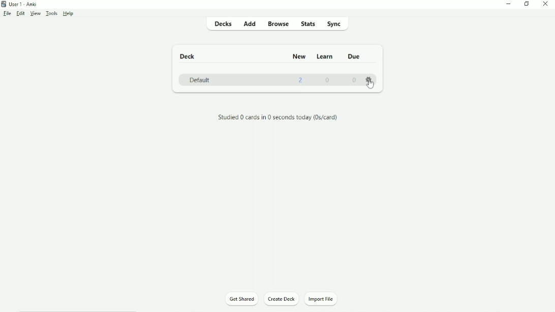  What do you see at coordinates (371, 86) in the screenshot?
I see `Cursor` at bounding box center [371, 86].